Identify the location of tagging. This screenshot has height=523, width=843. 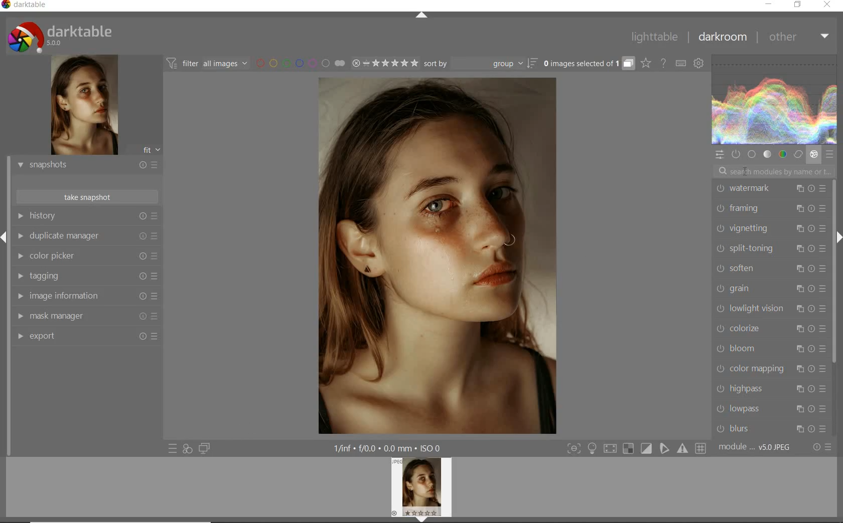
(85, 277).